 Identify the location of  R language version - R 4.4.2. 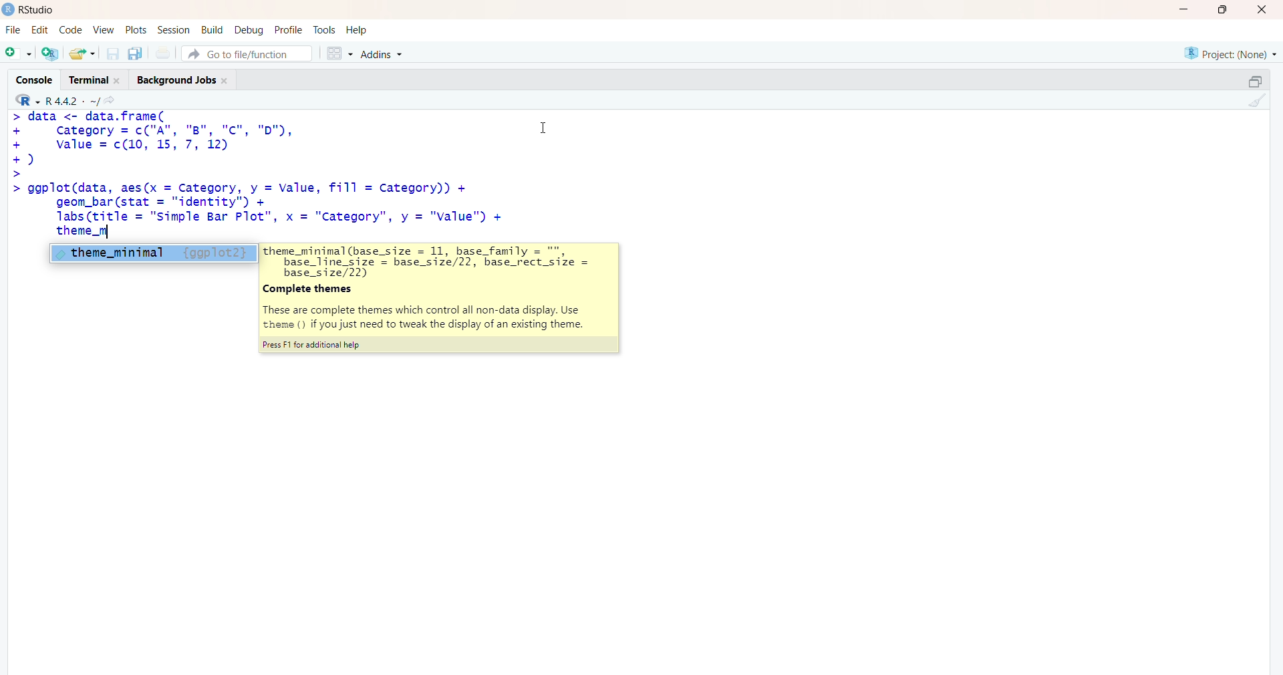
(72, 100).